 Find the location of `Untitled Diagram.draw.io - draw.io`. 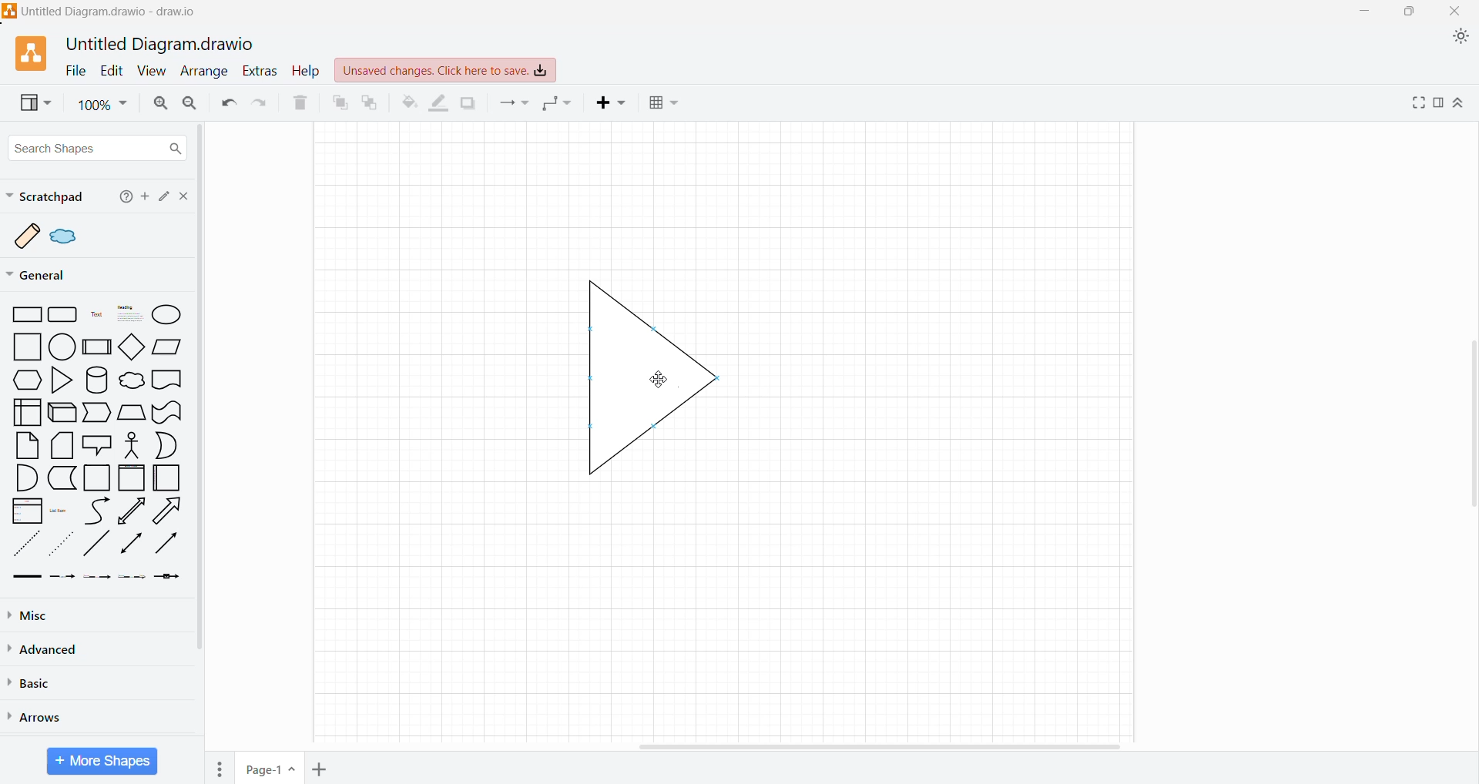

Untitled Diagram.draw.io - draw.io is located at coordinates (103, 11).